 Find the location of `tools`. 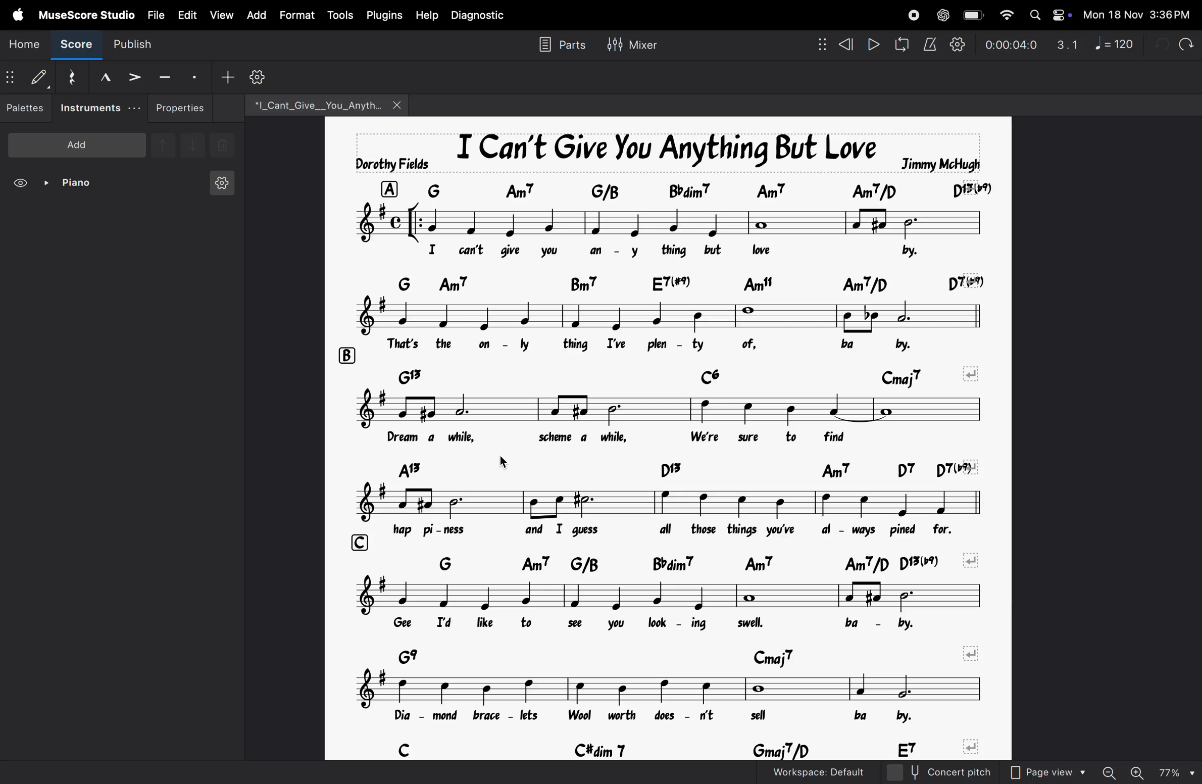

tools is located at coordinates (338, 16).